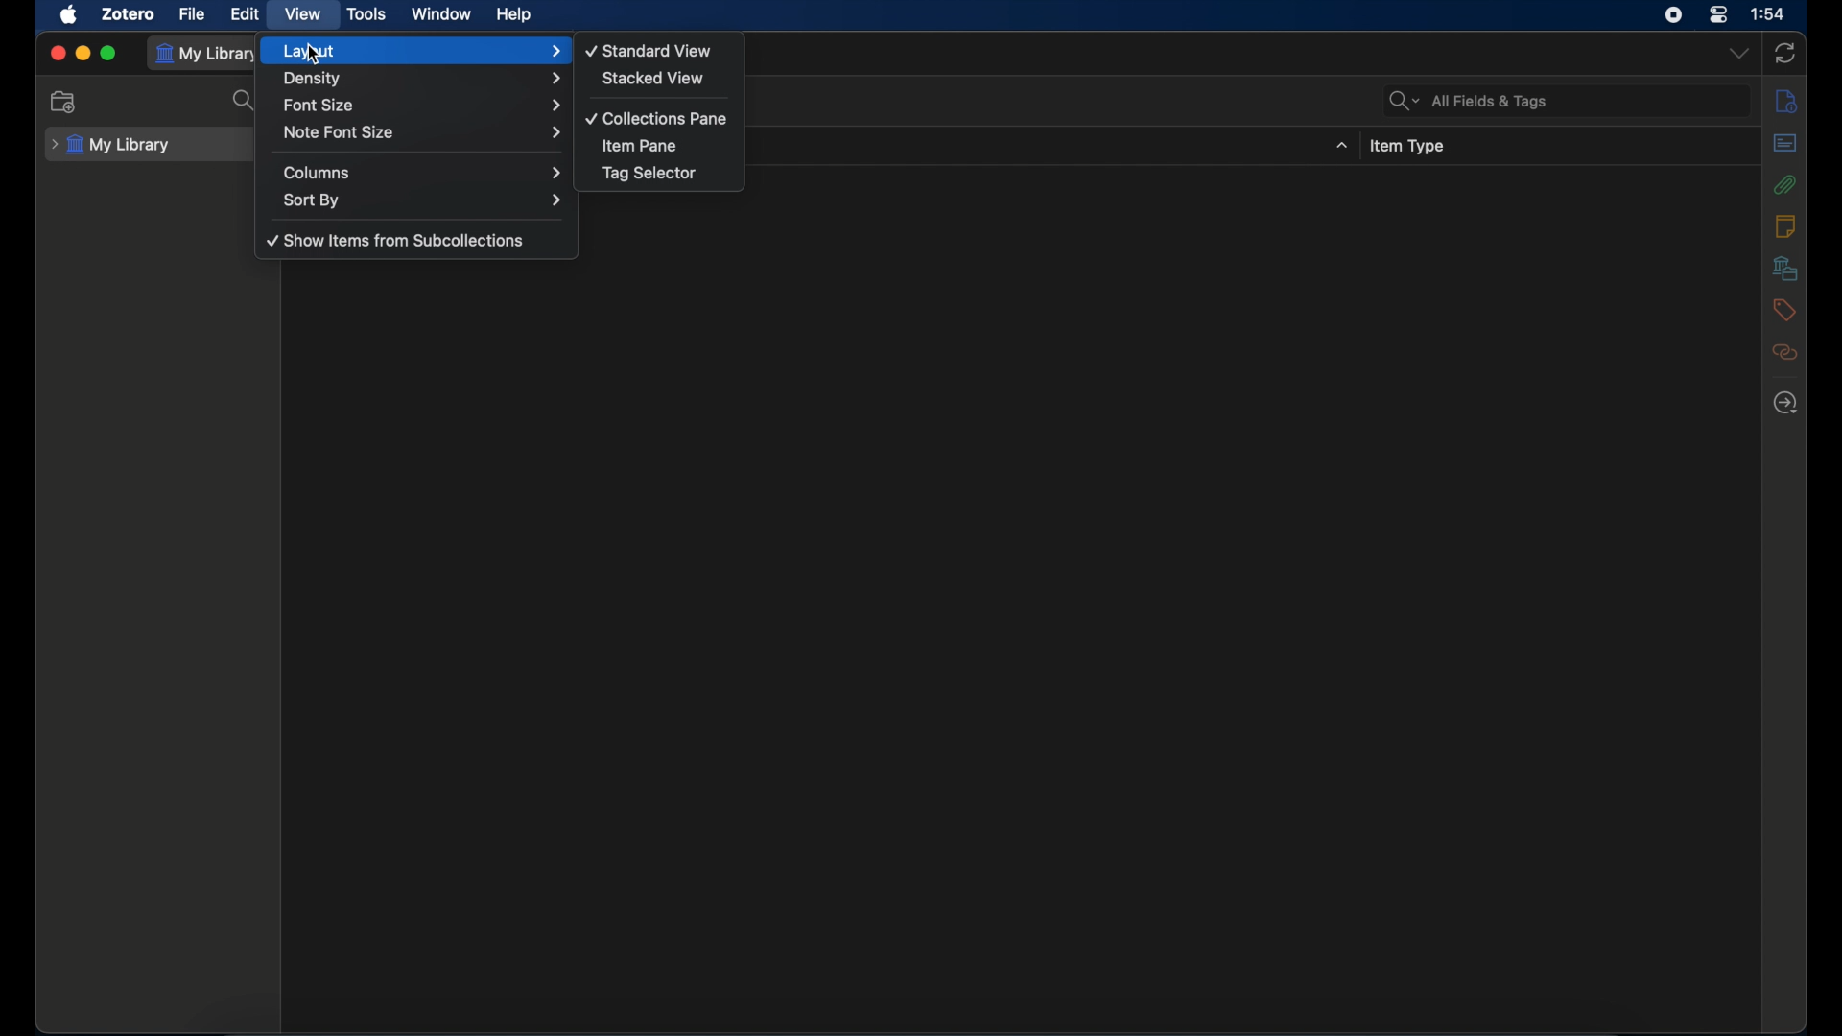  Describe the element at coordinates (1470, 102) in the screenshot. I see `search bar` at that location.